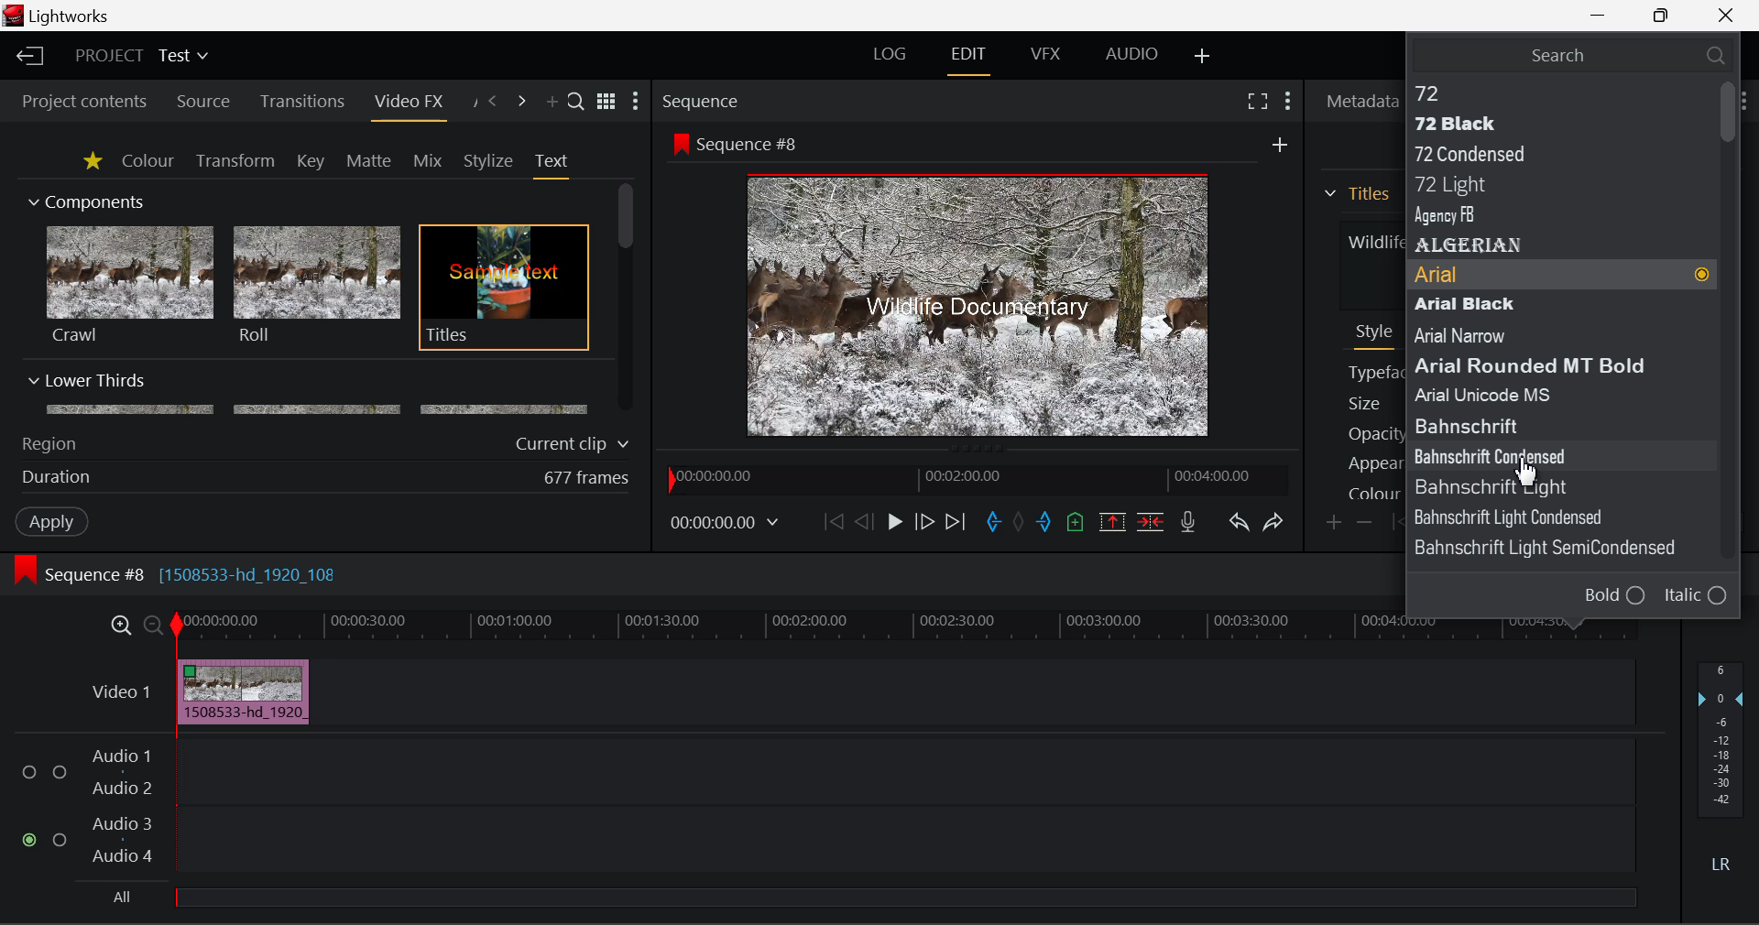  I want to click on checkbox, so click(60, 774).